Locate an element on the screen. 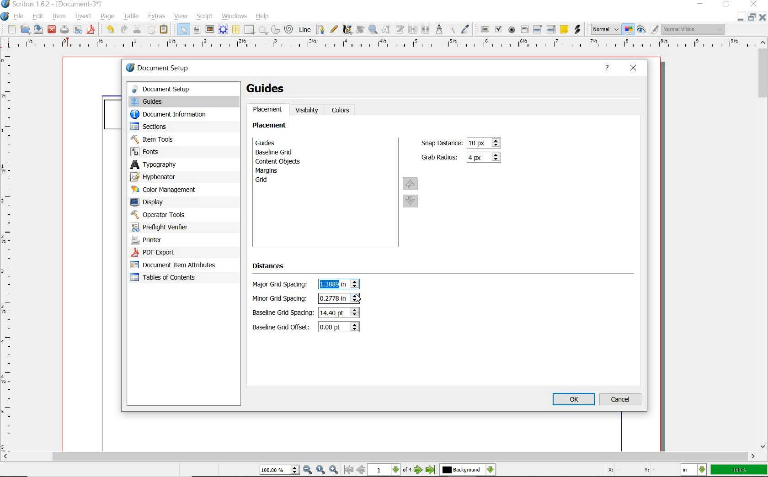  save as pdf is located at coordinates (90, 30).